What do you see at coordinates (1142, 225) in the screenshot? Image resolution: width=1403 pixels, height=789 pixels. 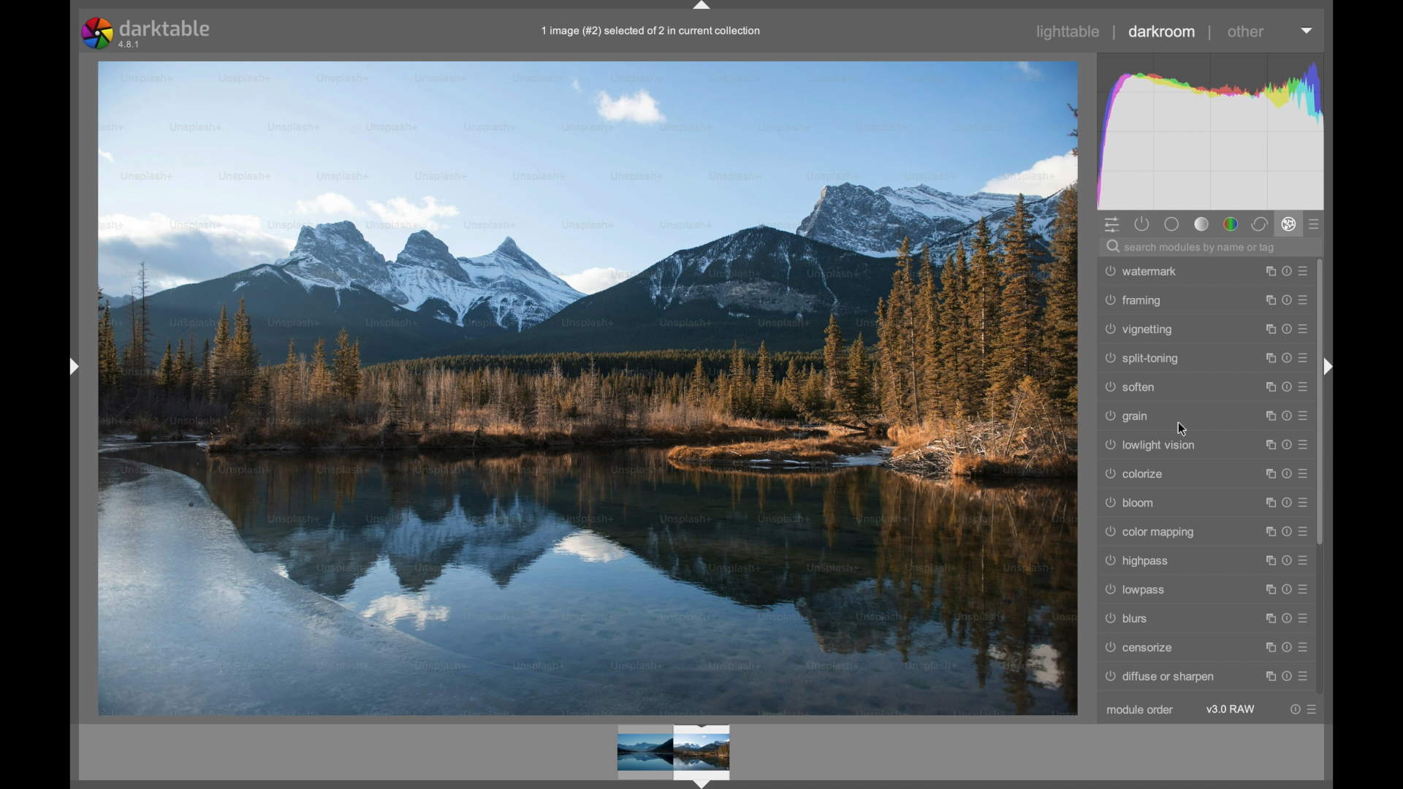 I see `show active modules only` at bounding box center [1142, 225].